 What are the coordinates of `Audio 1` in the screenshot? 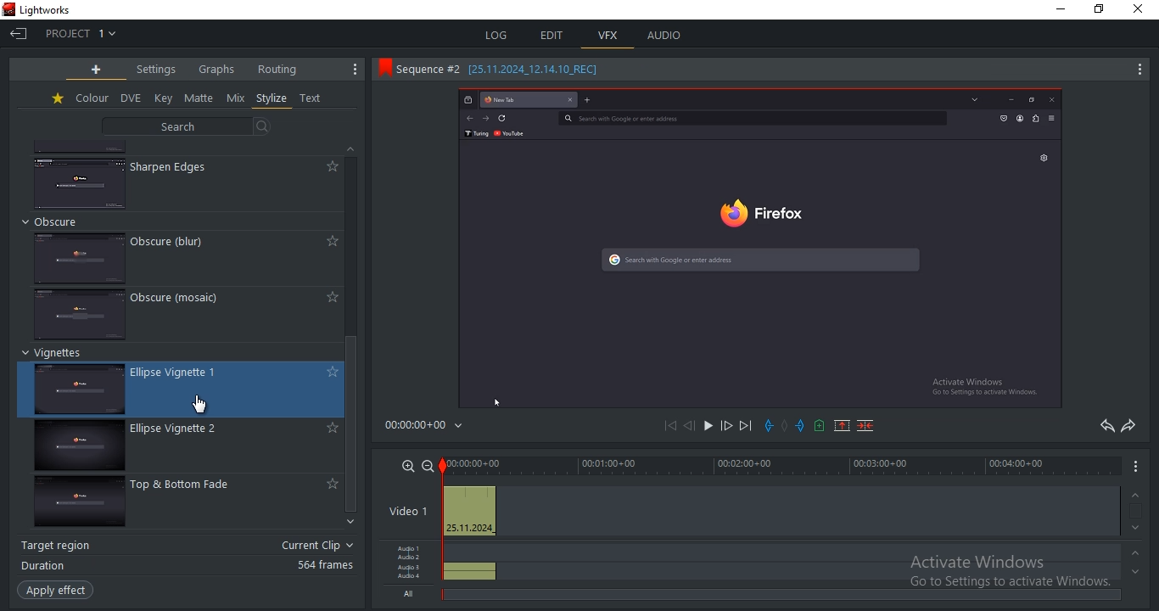 It's located at (412, 547).